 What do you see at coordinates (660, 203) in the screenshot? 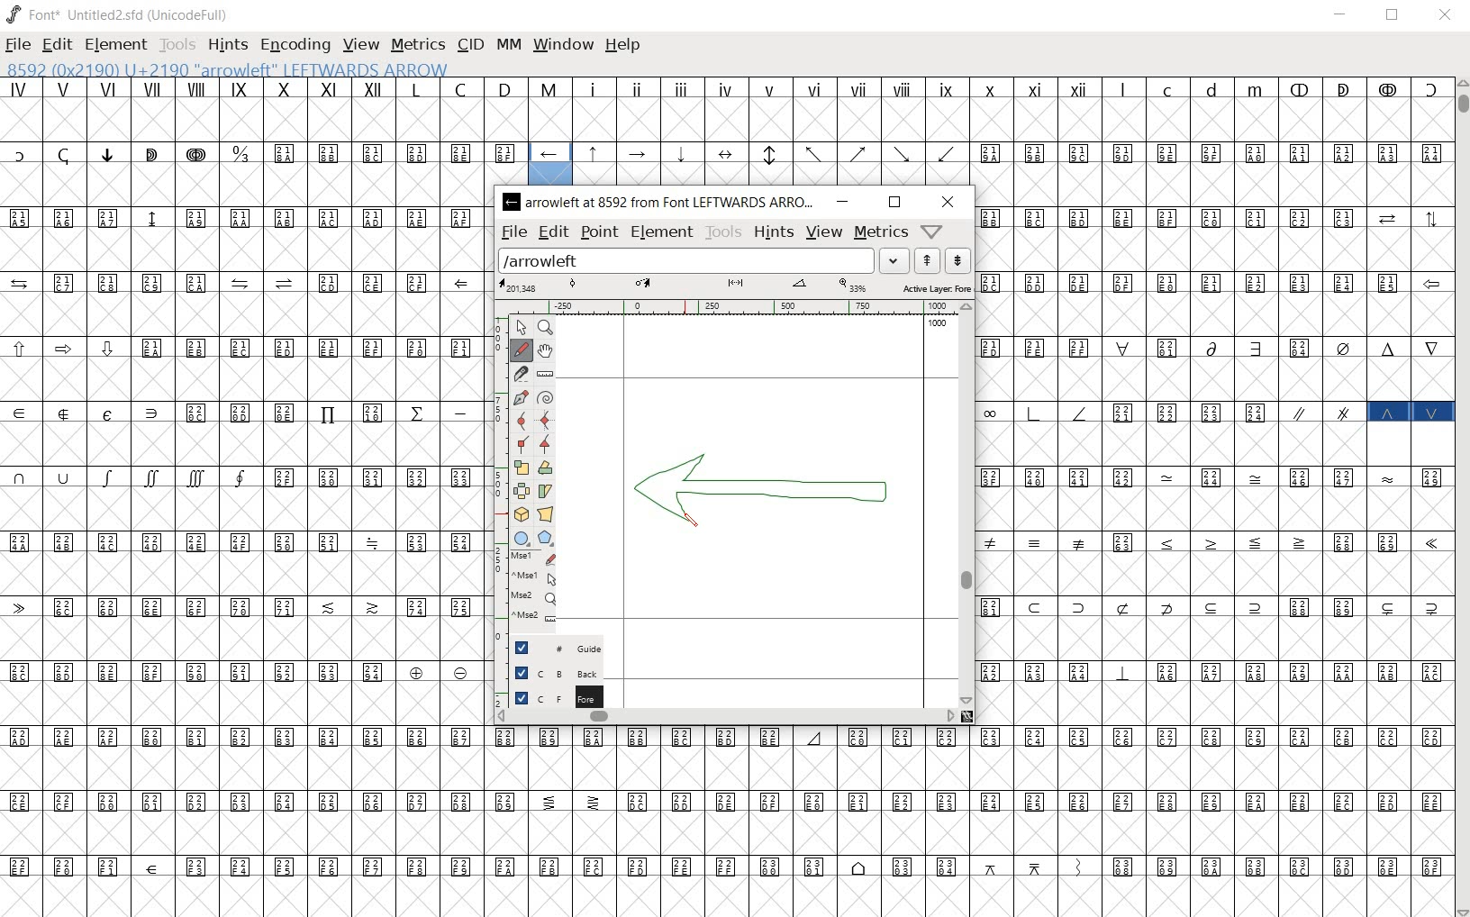
I see `glyph name` at bounding box center [660, 203].